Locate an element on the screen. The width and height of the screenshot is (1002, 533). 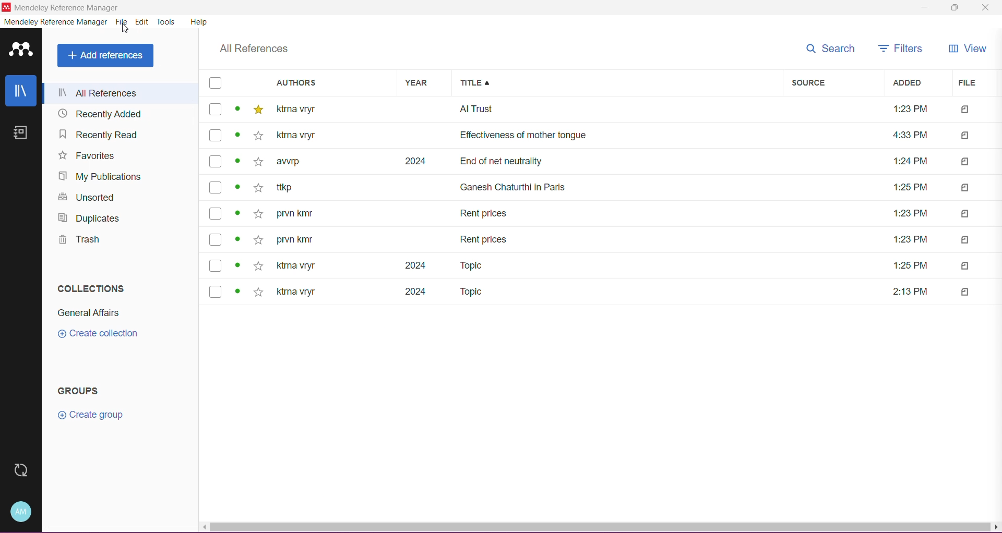
Minimize is located at coordinates (923, 8).